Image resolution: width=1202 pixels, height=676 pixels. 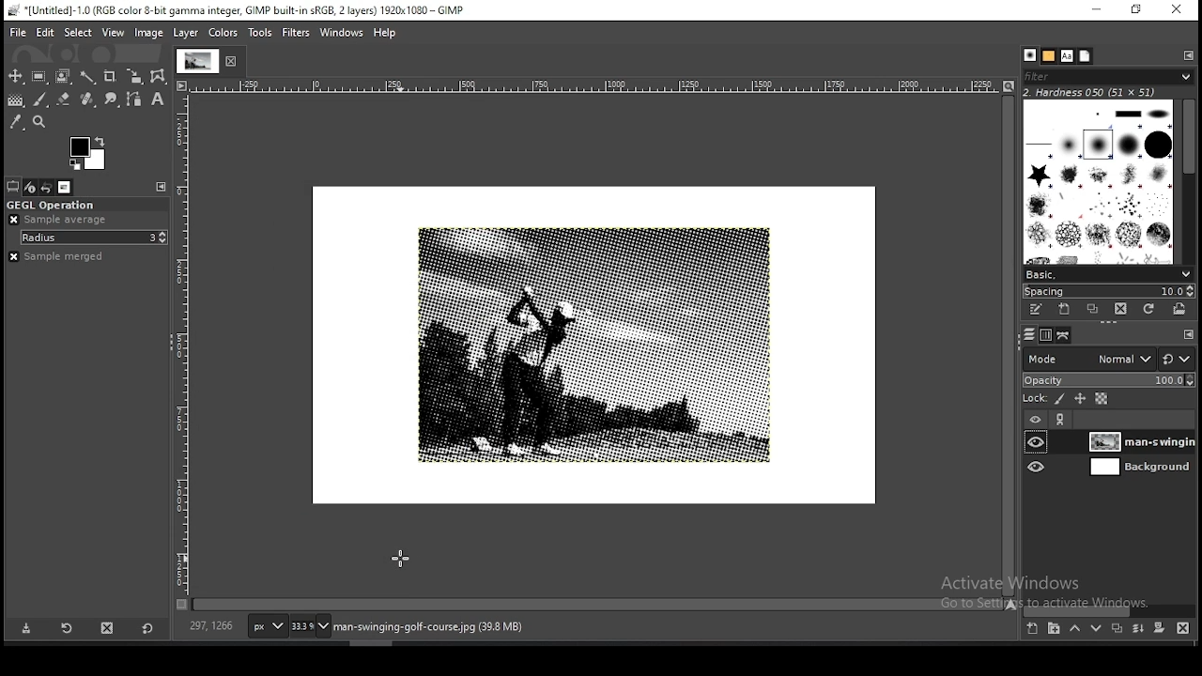 What do you see at coordinates (596, 86) in the screenshot?
I see `scale (horizontal)` at bounding box center [596, 86].